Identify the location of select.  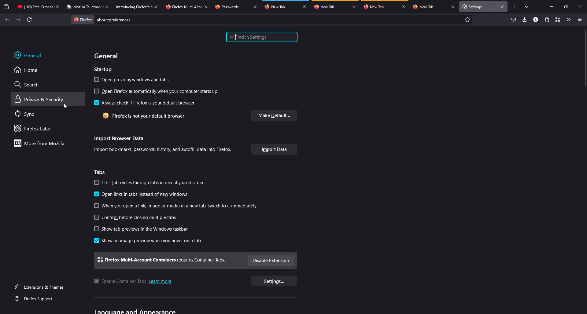
(95, 80).